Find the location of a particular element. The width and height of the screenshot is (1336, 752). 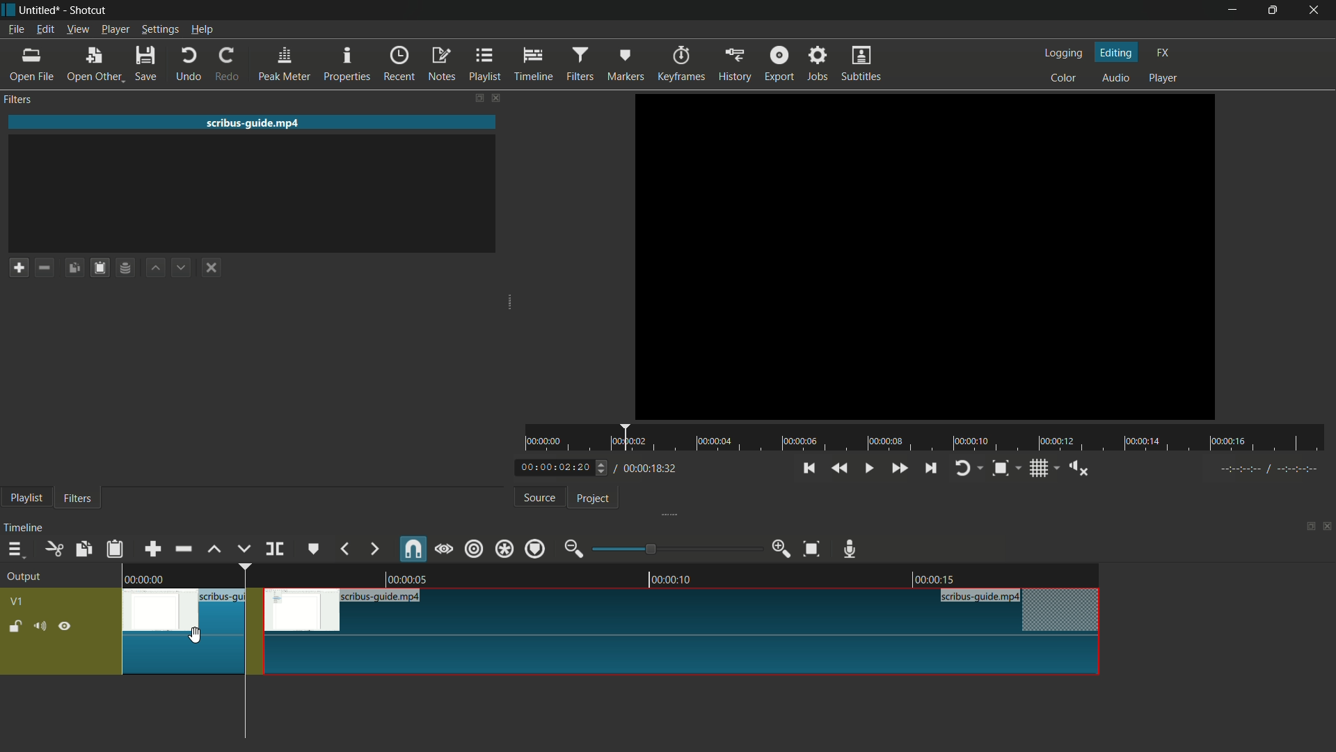

notes is located at coordinates (443, 64).